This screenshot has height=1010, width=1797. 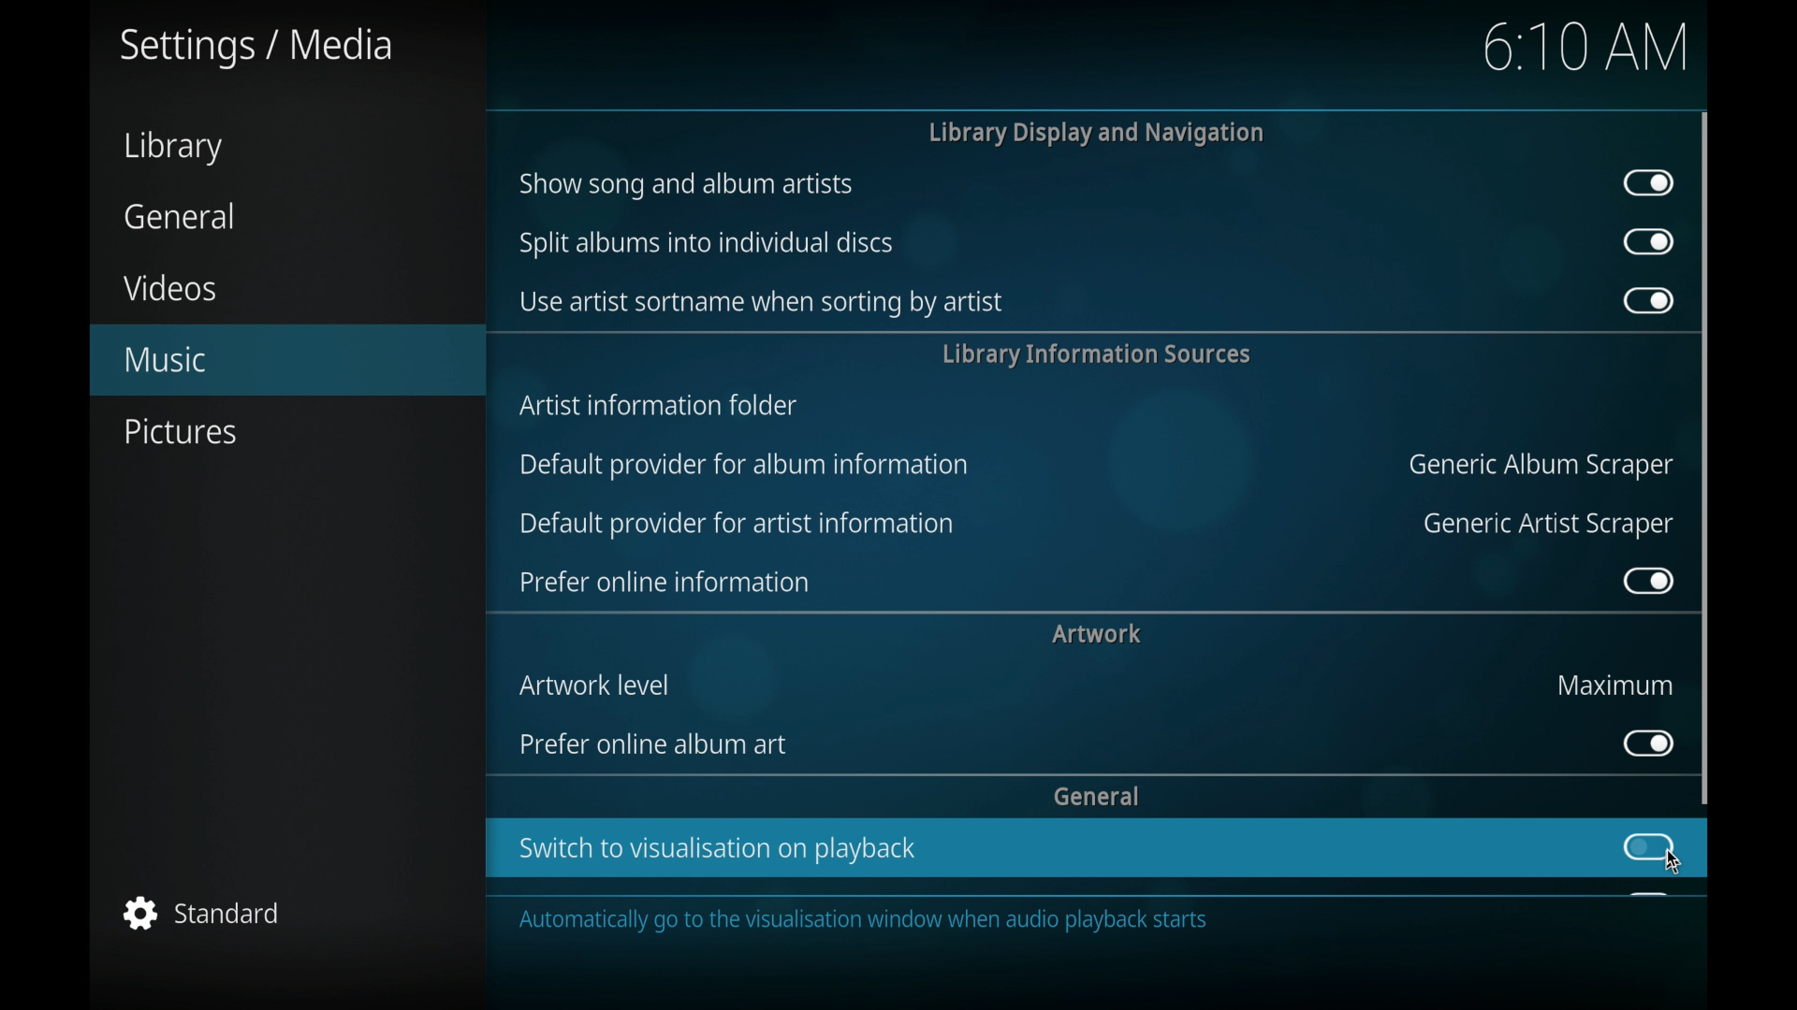 What do you see at coordinates (1646, 743) in the screenshot?
I see `toggle button` at bounding box center [1646, 743].